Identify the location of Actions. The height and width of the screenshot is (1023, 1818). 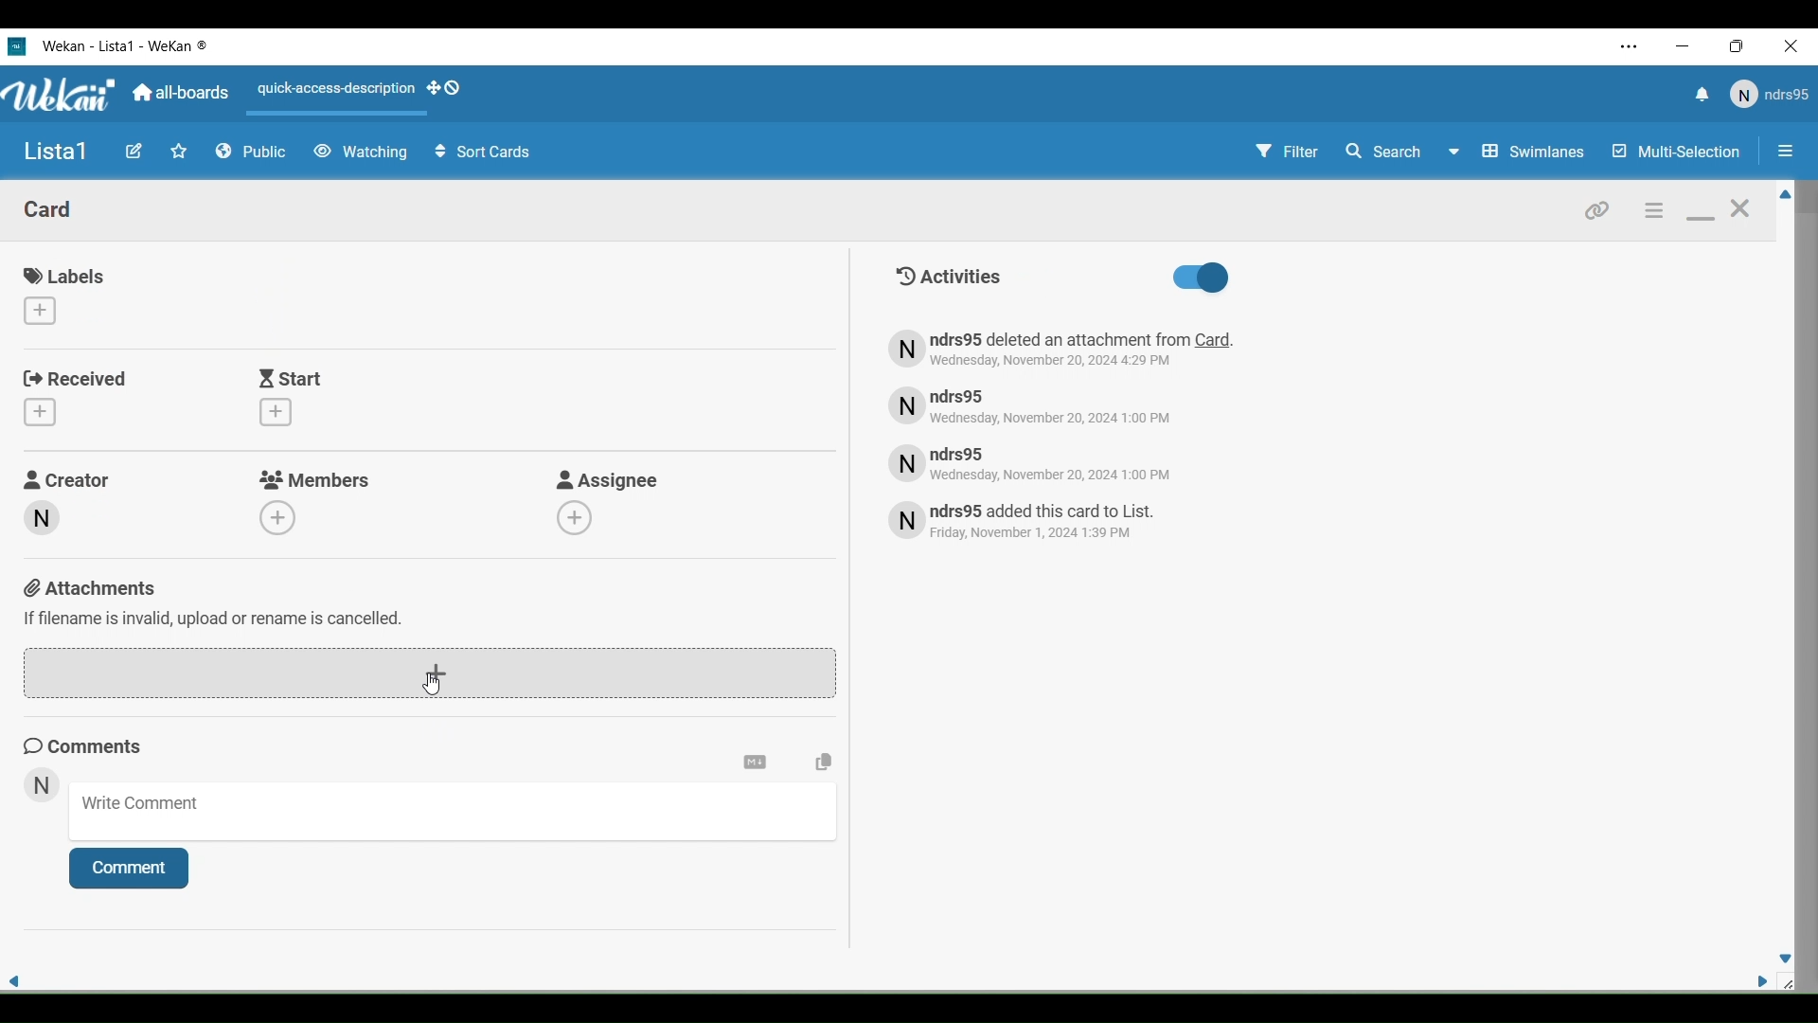
(365, 94).